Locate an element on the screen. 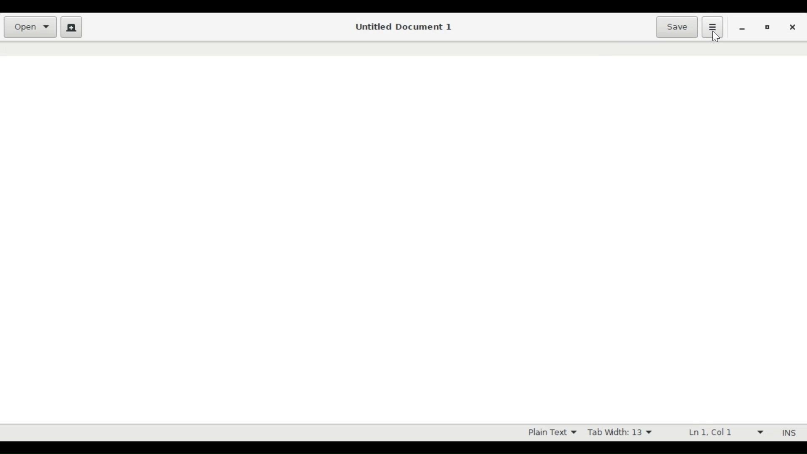 The image size is (807, 454). Restore is located at coordinates (768, 28).